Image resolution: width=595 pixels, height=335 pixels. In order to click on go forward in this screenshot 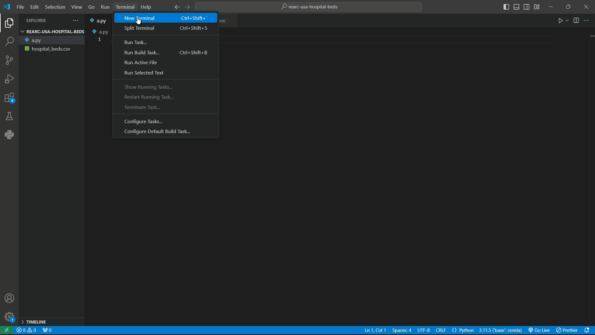, I will do `click(190, 7)`.